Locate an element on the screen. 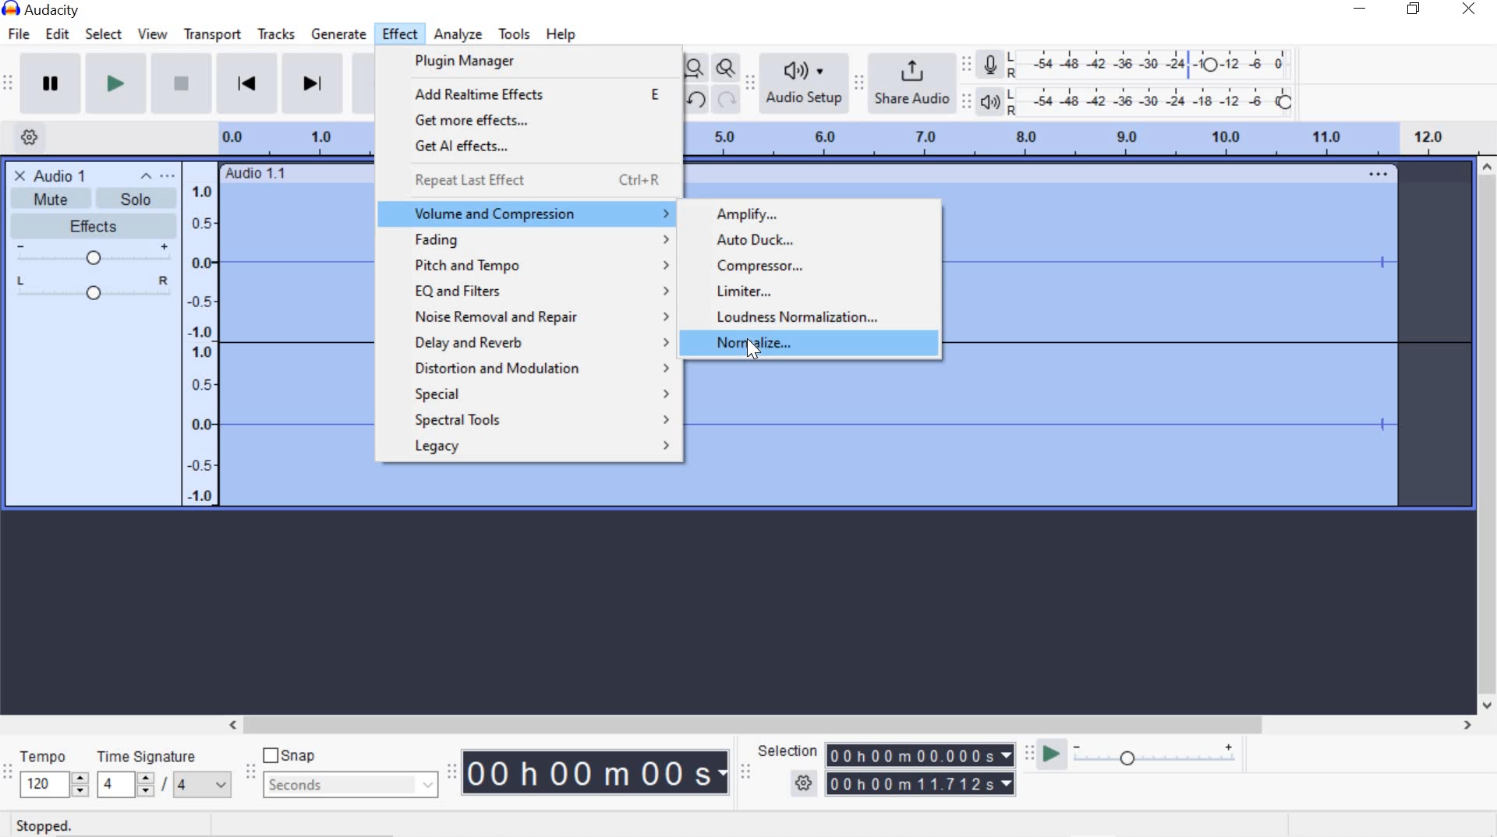 The height and width of the screenshot is (837, 1497). Auto Duck is located at coordinates (762, 239).